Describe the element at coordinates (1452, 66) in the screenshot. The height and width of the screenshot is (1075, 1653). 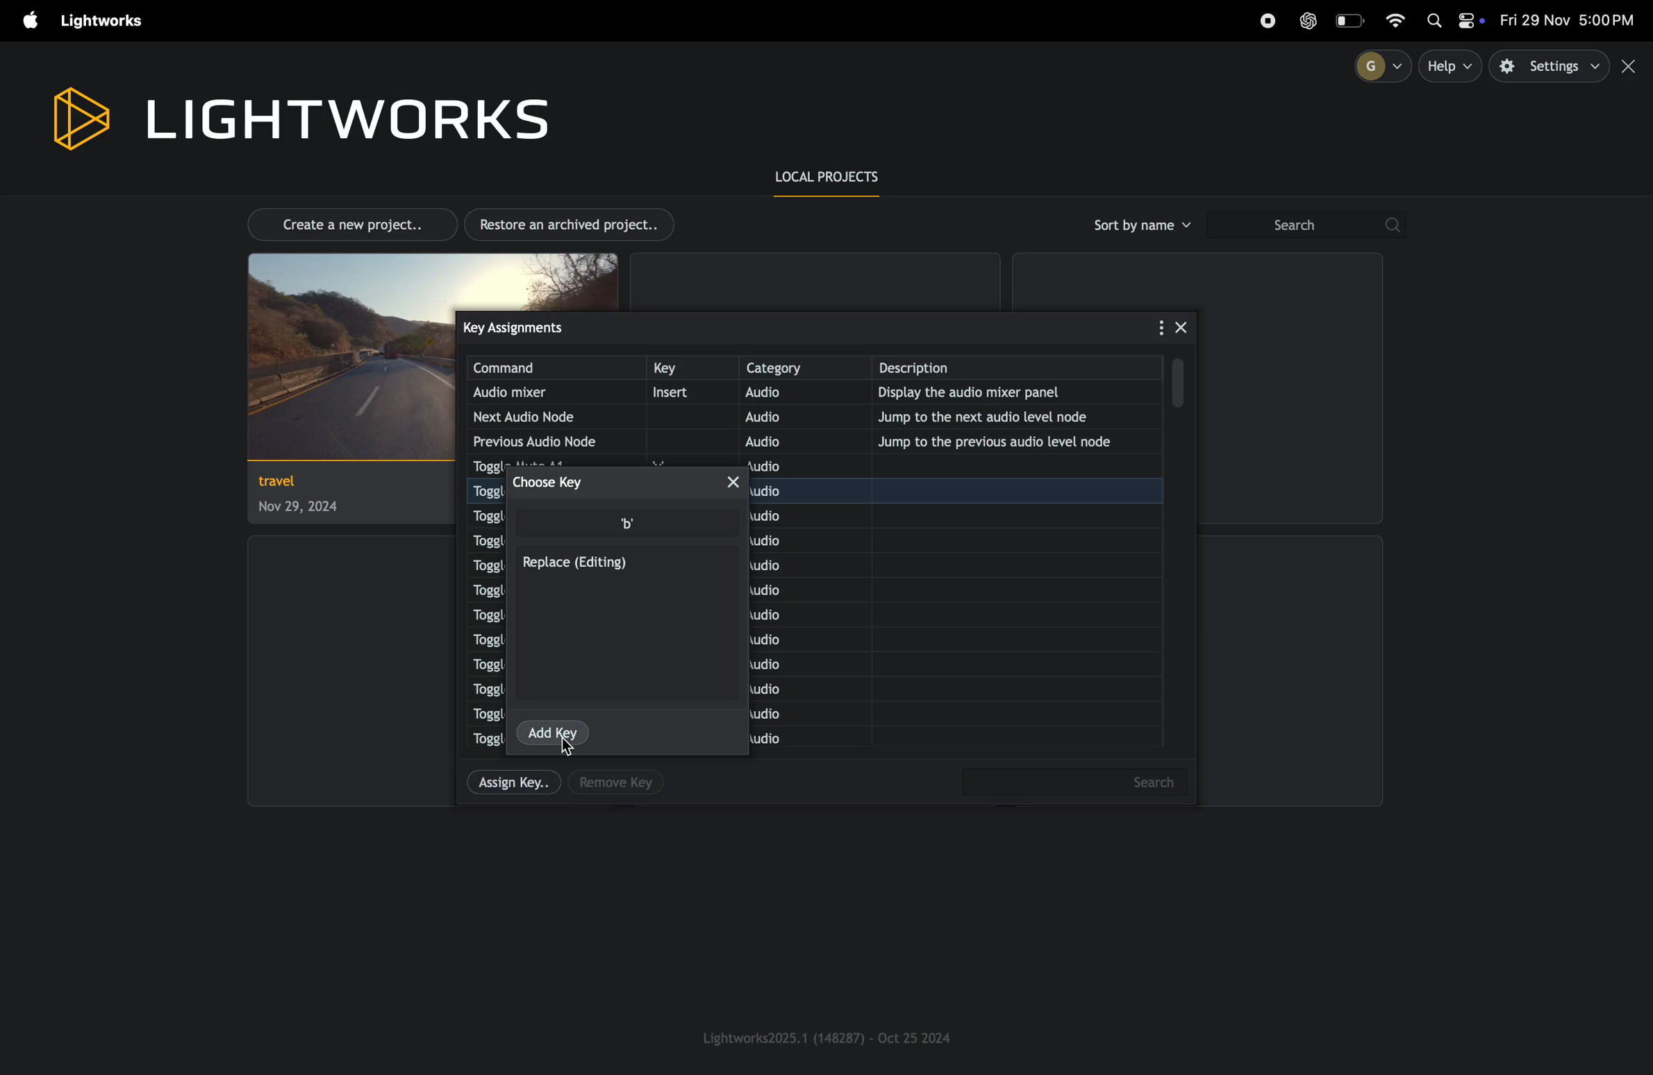
I see `help` at that location.